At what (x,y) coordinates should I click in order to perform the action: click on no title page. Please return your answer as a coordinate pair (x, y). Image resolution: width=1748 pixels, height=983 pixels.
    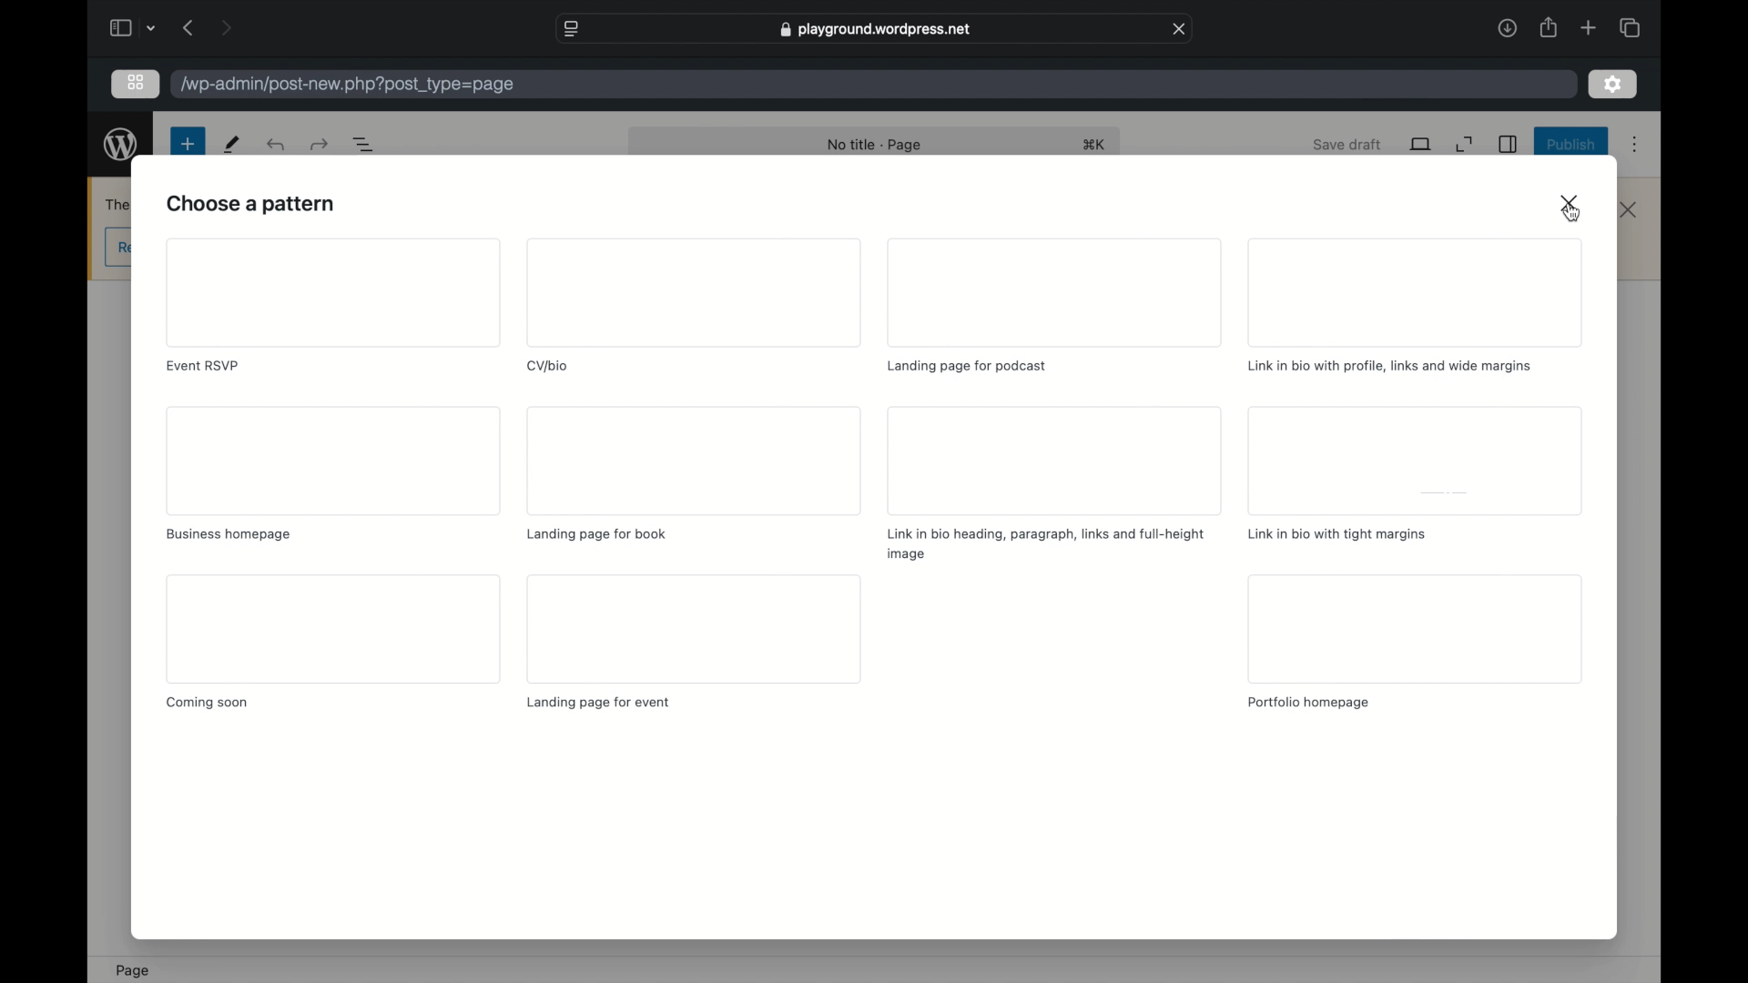
    Looking at the image, I should click on (876, 144).